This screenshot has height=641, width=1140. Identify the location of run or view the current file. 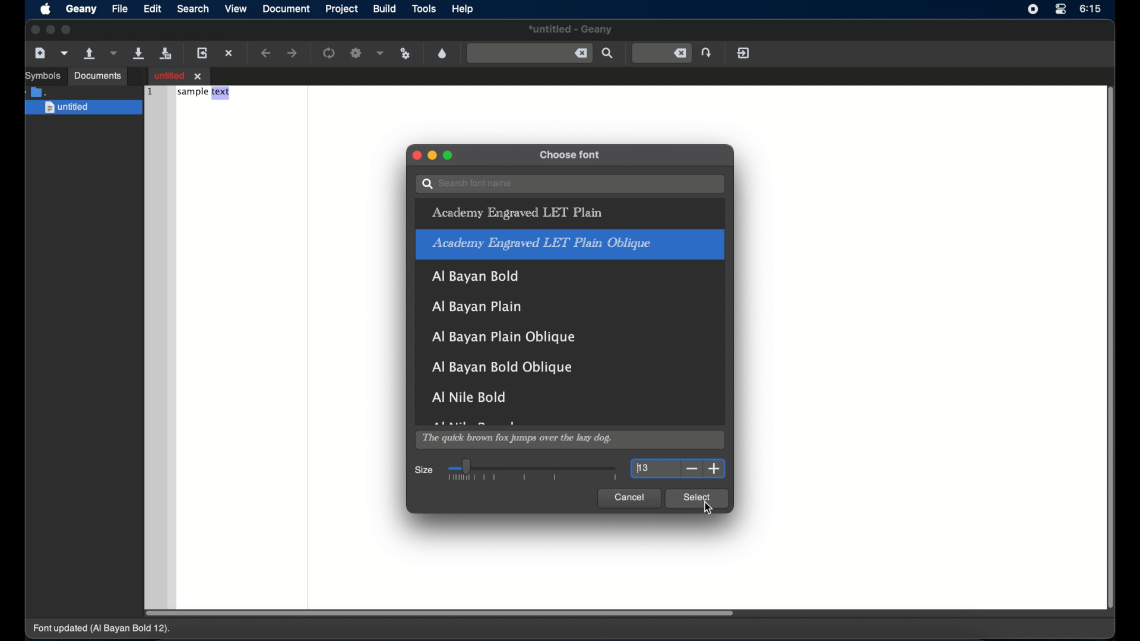
(406, 53).